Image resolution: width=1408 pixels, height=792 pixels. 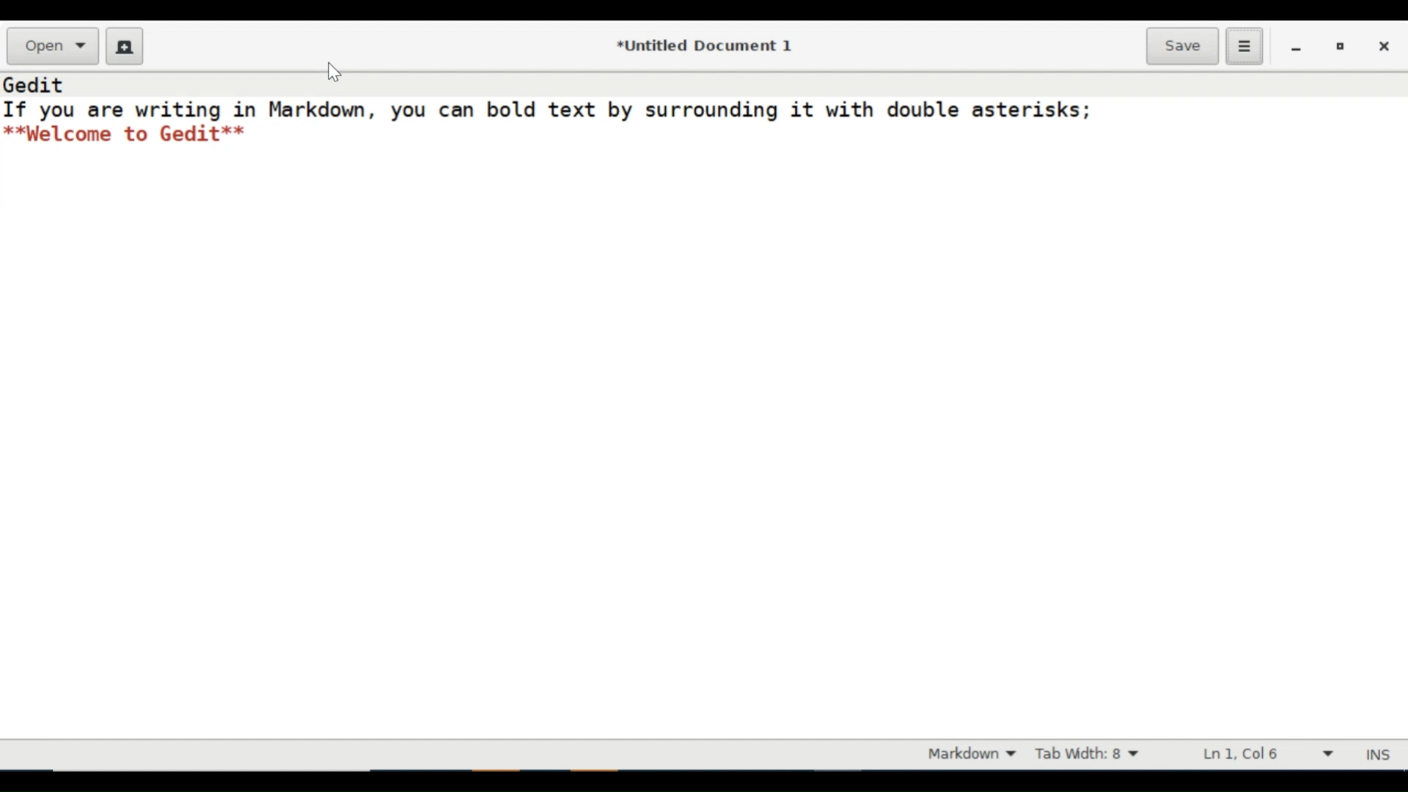 I want to click on Tab Width, so click(x=1099, y=754).